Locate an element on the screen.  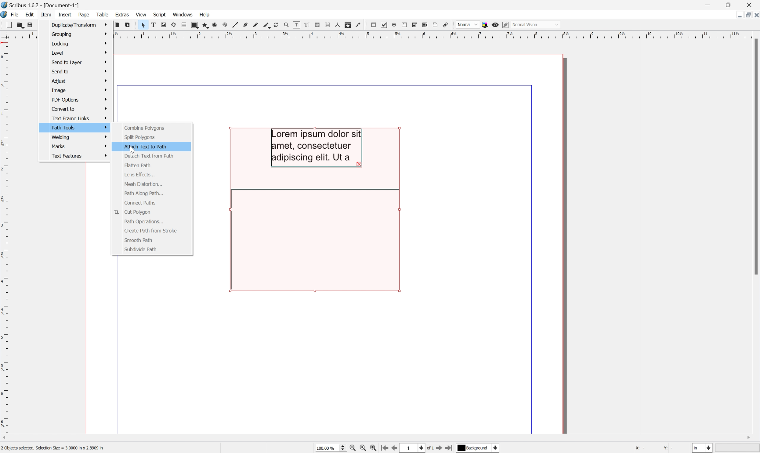
Cursor is located at coordinates (134, 149).